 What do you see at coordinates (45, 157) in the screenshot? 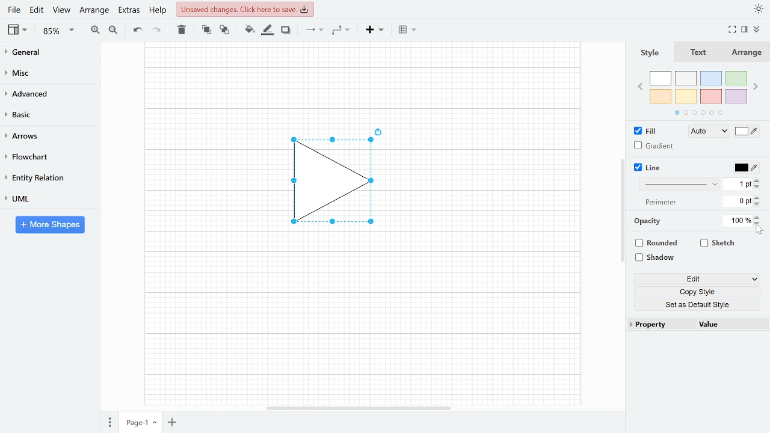
I see `Flowchart` at bounding box center [45, 157].